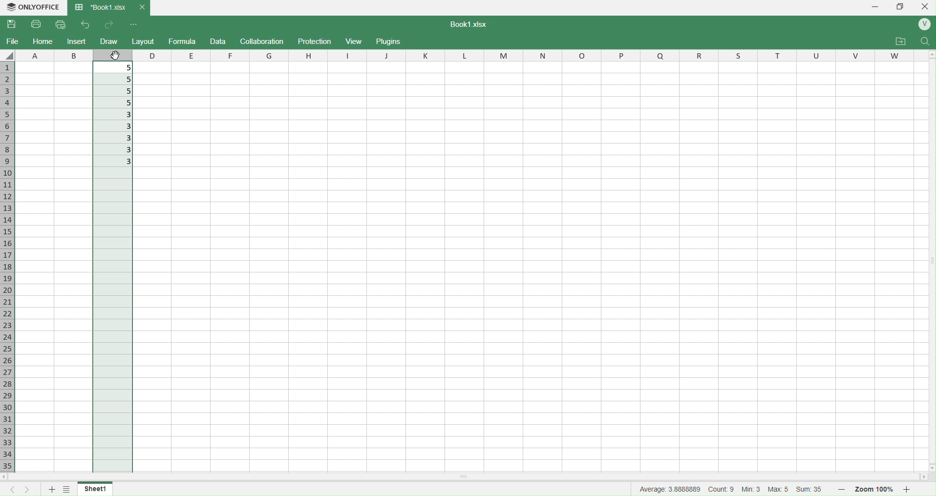  What do you see at coordinates (9, 55) in the screenshot?
I see `select all` at bounding box center [9, 55].